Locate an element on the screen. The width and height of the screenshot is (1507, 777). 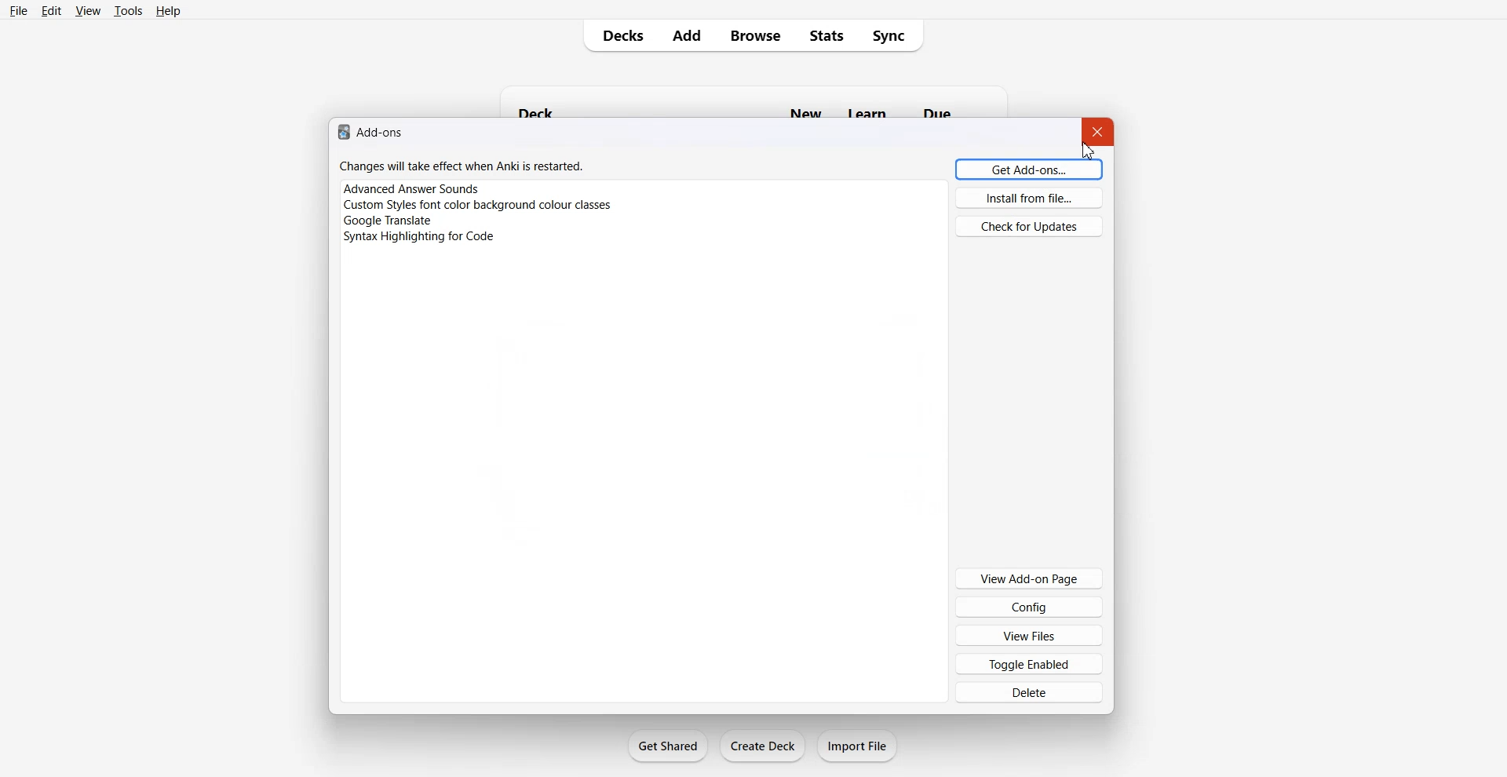
Install from file is located at coordinates (1030, 198).